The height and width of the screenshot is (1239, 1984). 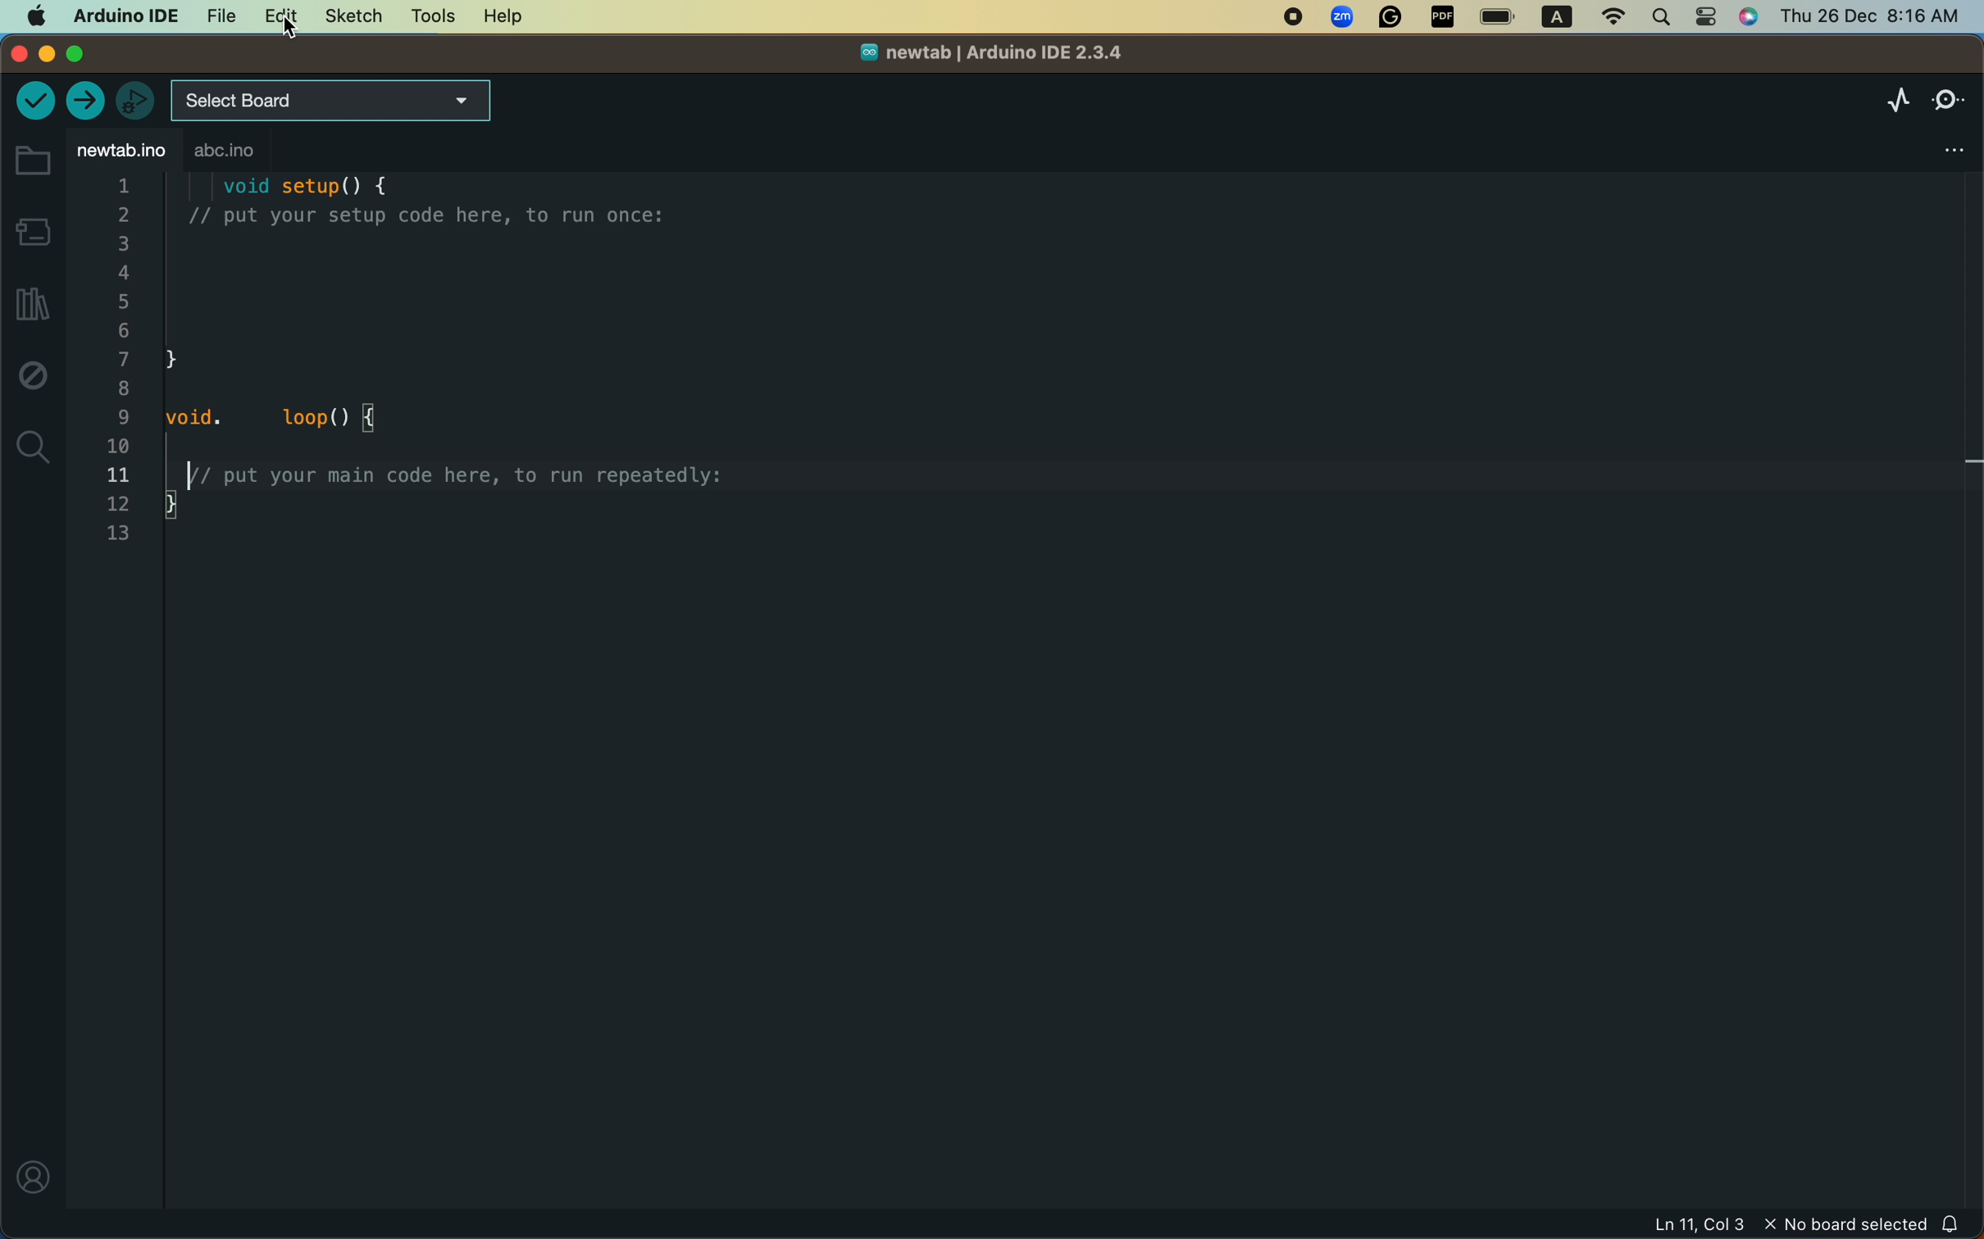 What do you see at coordinates (29, 306) in the screenshot?
I see `library manager` at bounding box center [29, 306].